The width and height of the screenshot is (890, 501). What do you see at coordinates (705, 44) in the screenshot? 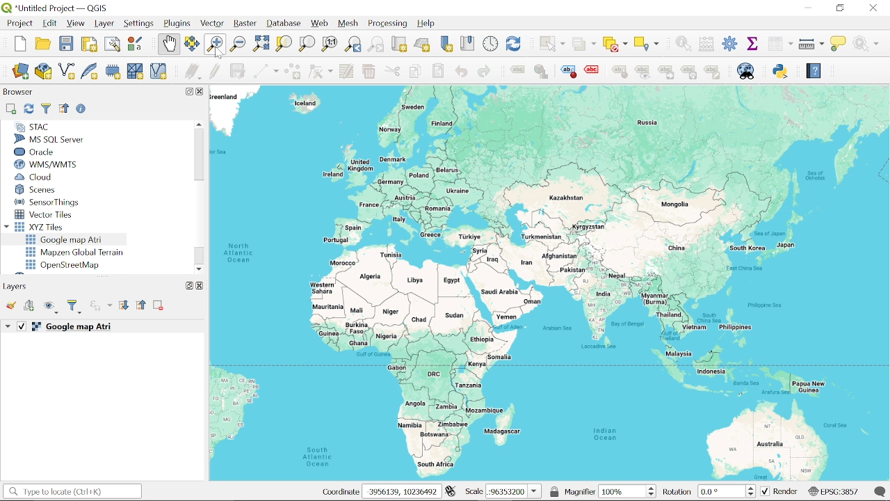
I see `Open field calculator` at bounding box center [705, 44].